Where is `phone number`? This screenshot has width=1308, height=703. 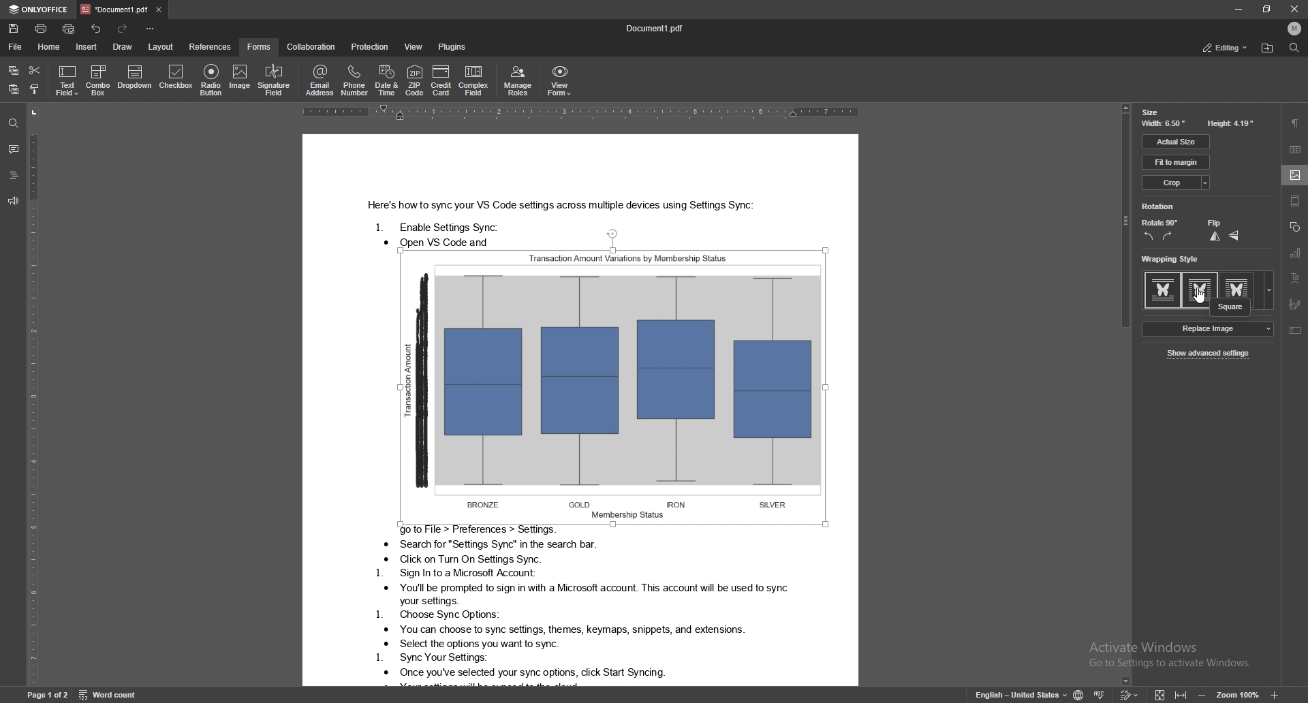
phone number is located at coordinates (354, 80).